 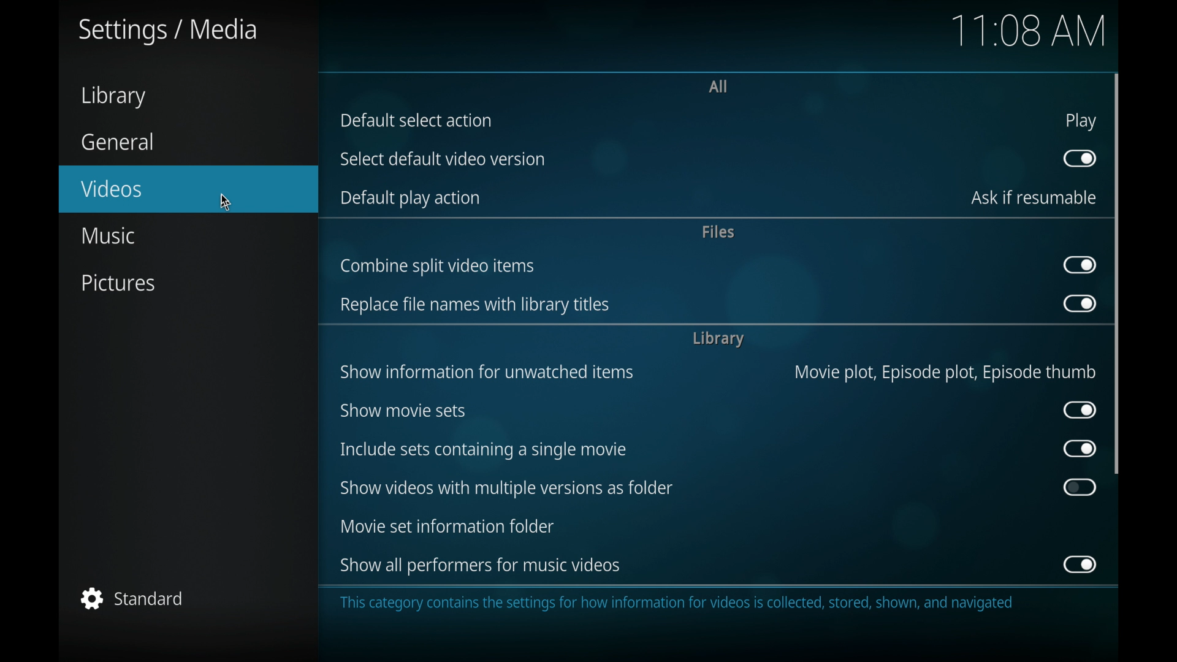 What do you see at coordinates (441, 159) in the screenshot?
I see `select default video version` at bounding box center [441, 159].